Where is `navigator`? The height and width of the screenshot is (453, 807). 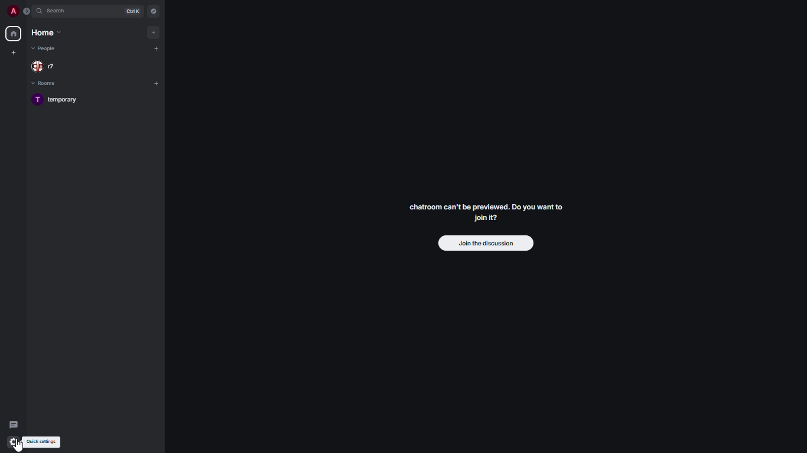 navigator is located at coordinates (154, 12).